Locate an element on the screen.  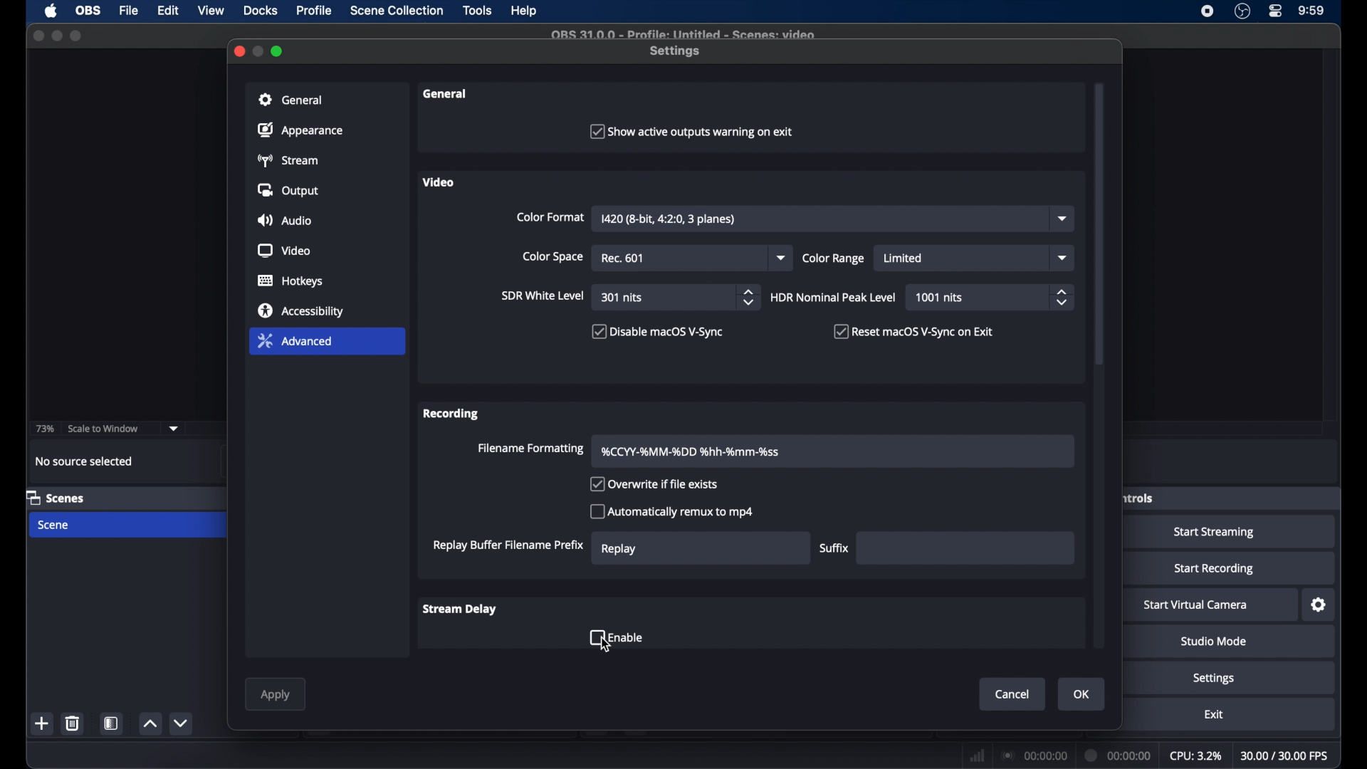
video is located at coordinates (283, 251).